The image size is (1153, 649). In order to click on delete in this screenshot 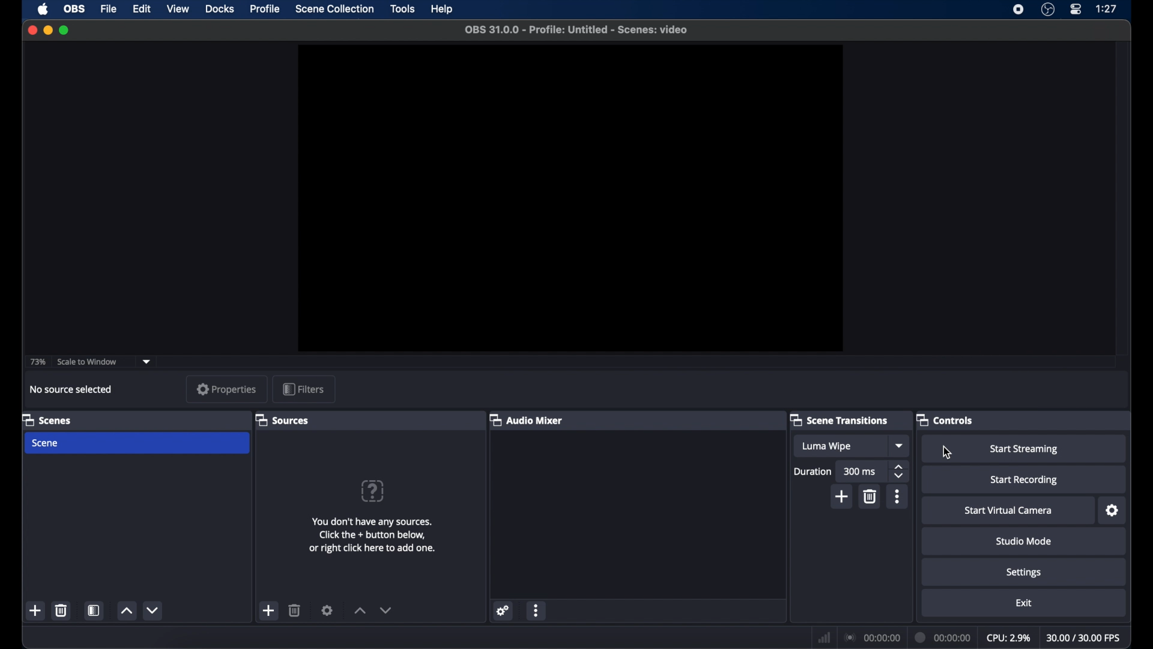, I will do `click(62, 611)`.